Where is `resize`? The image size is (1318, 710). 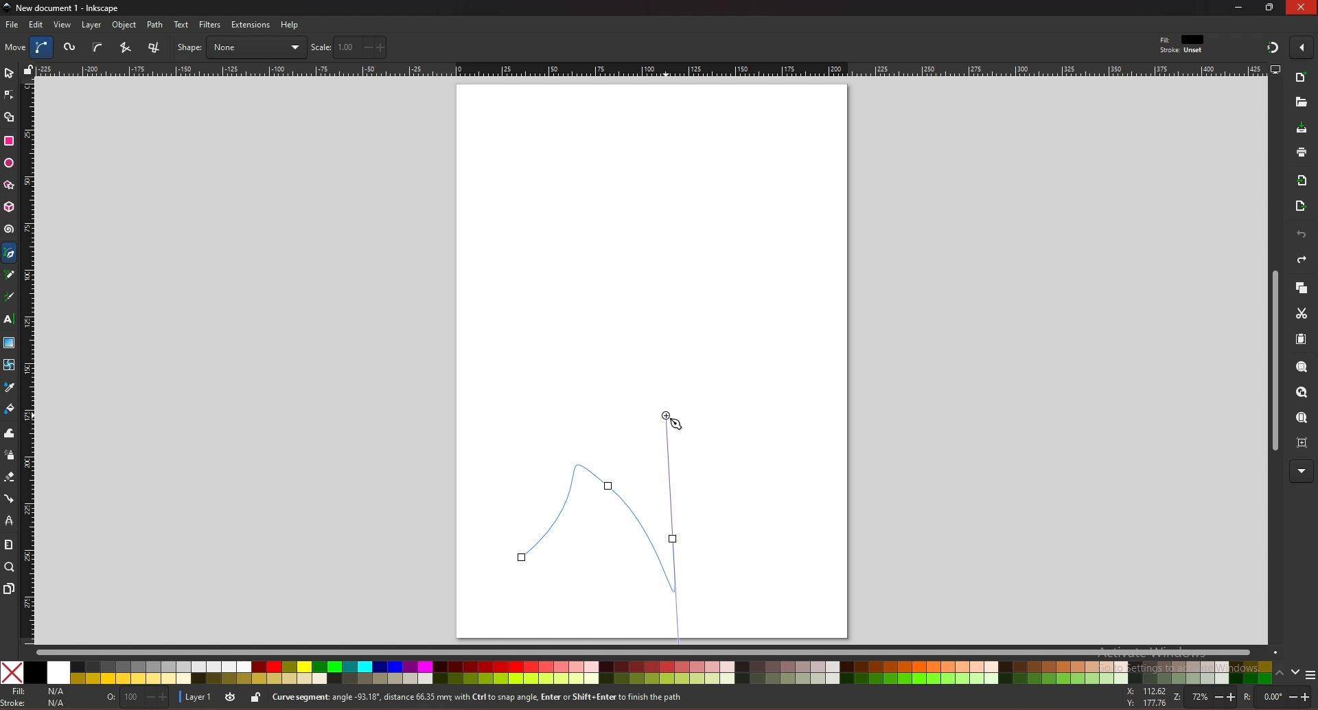
resize is located at coordinates (1271, 7).